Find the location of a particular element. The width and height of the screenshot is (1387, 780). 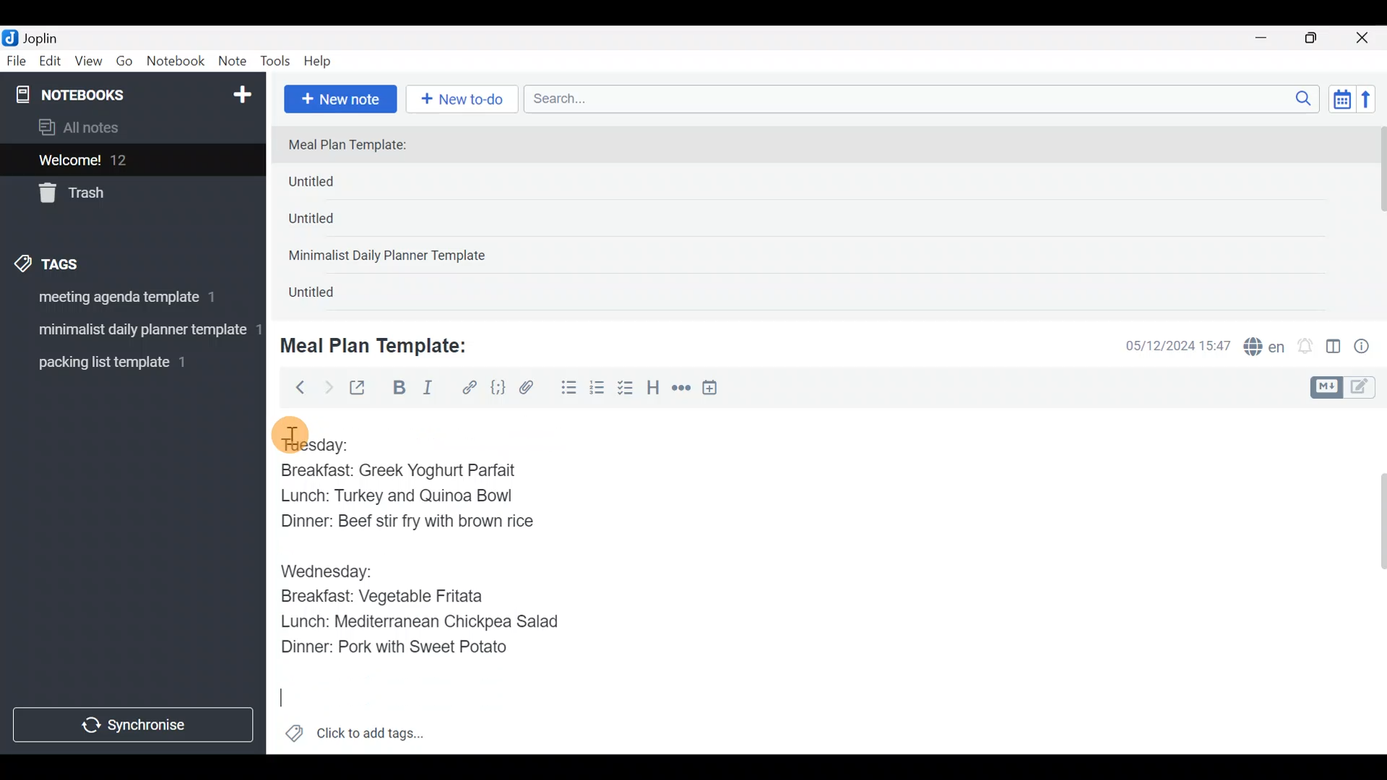

Untitled is located at coordinates (331, 223).